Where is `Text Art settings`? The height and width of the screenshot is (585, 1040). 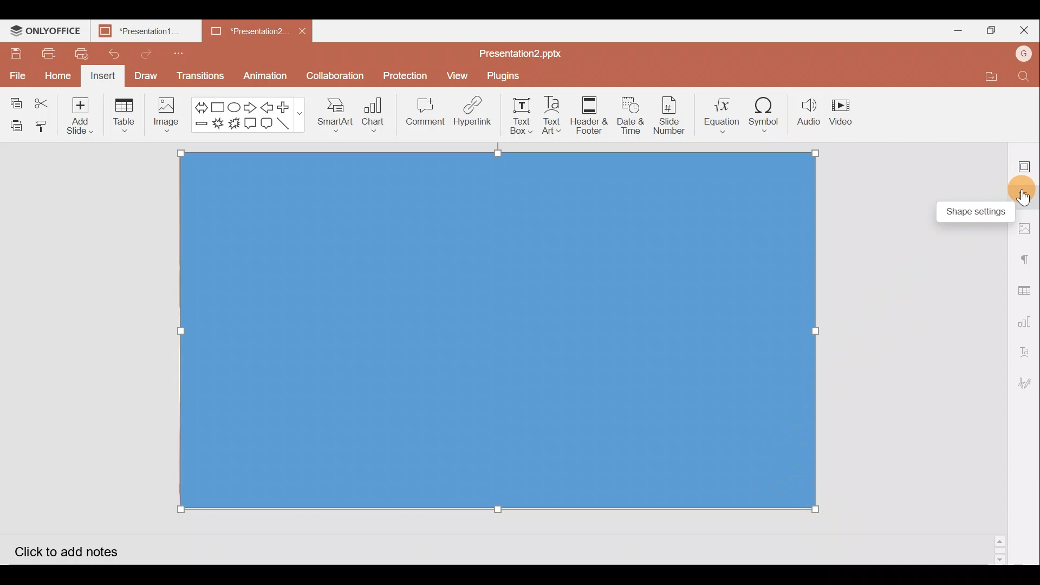
Text Art settings is located at coordinates (1029, 350).